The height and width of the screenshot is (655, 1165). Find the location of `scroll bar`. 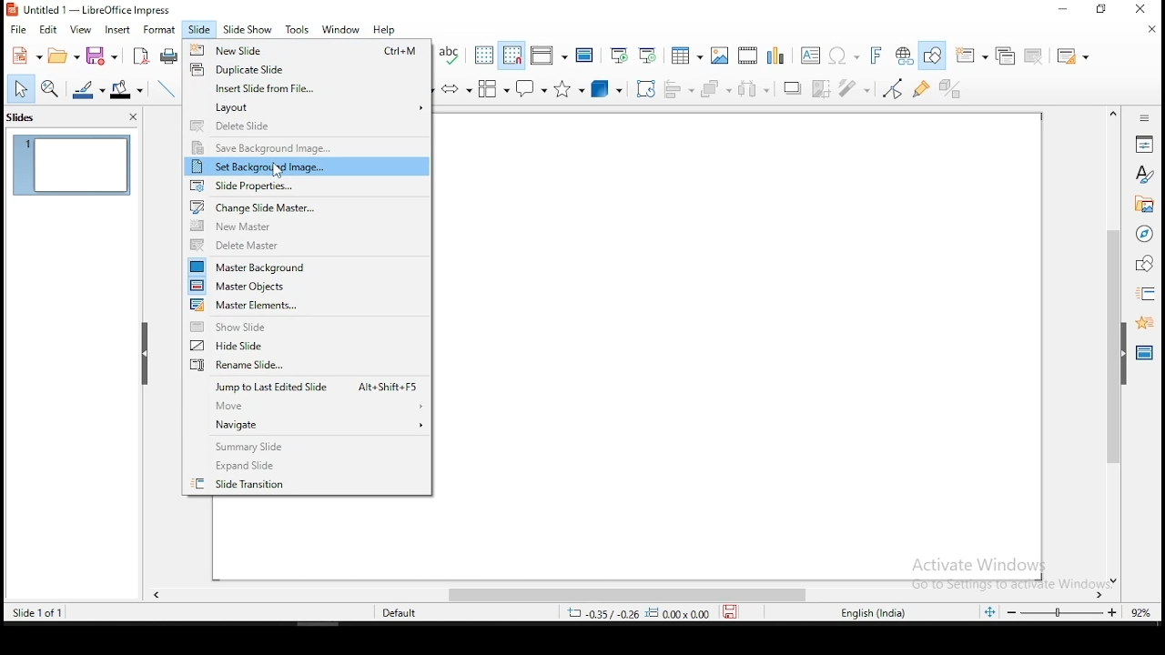

scroll bar is located at coordinates (1113, 344).